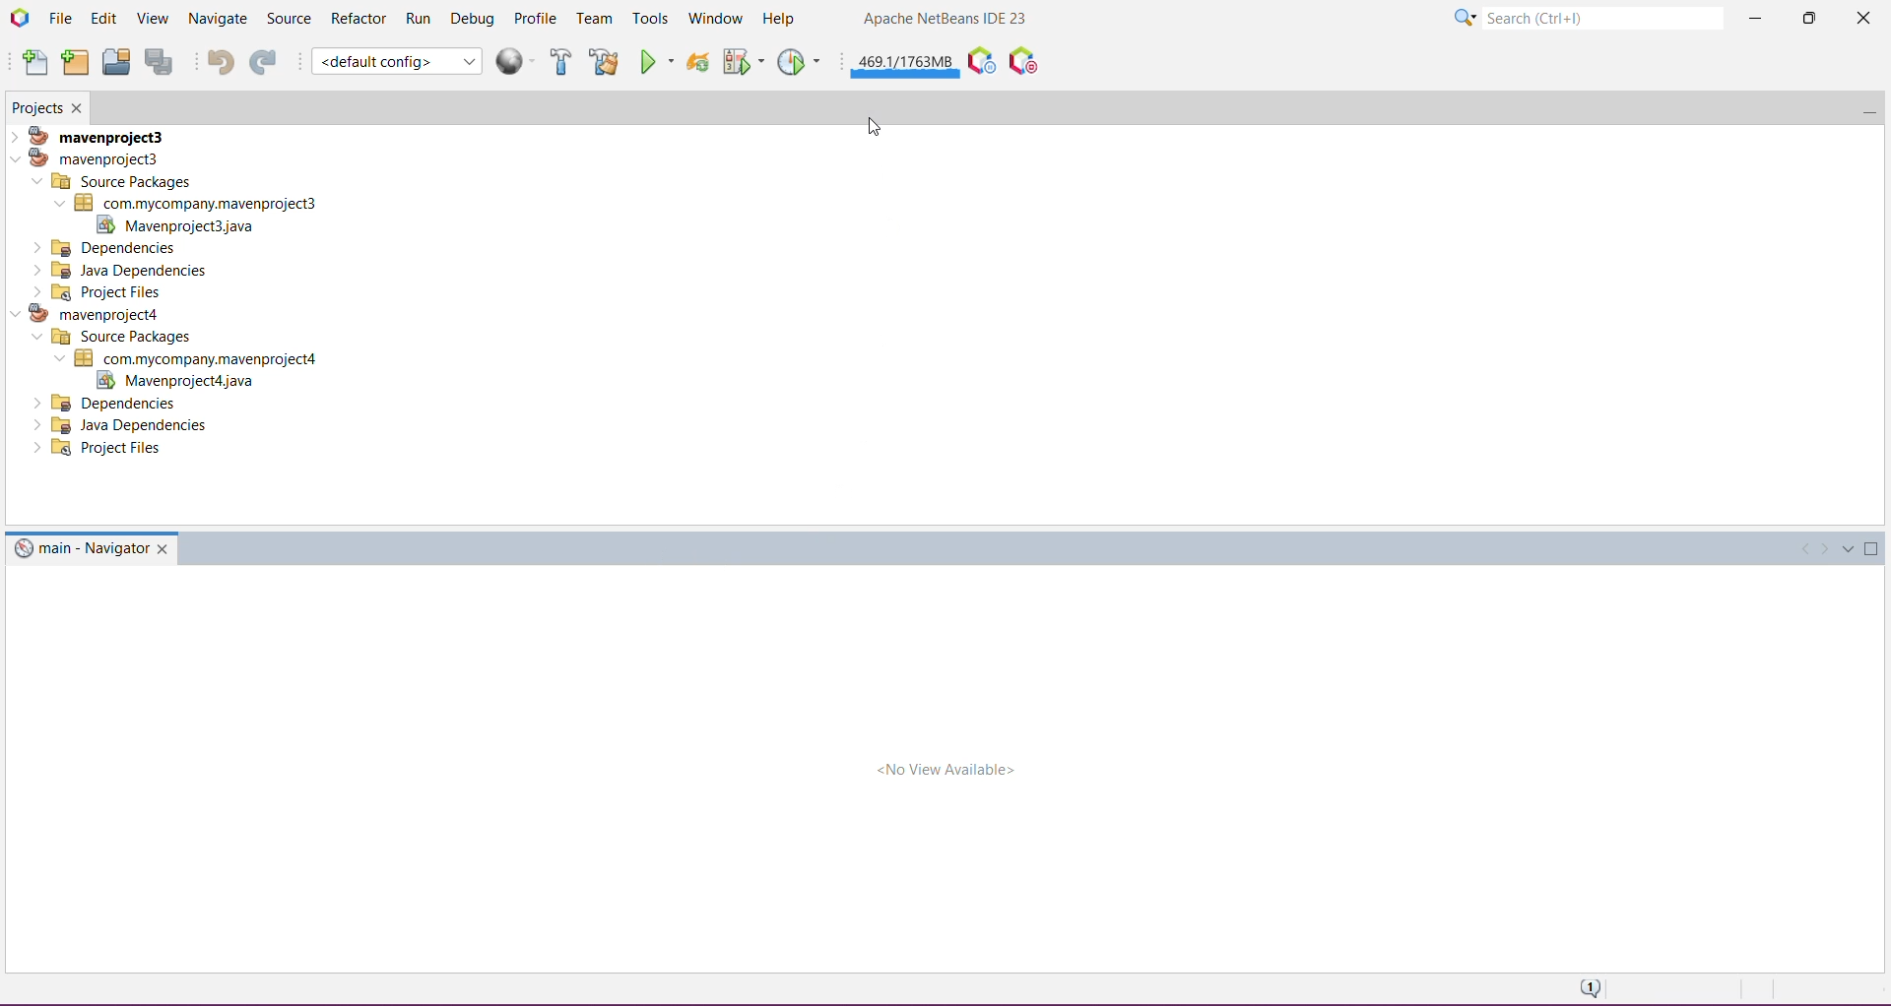 This screenshot has height=1006, width=1891. Describe the element at coordinates (185, 203) in the screenshot. I see `com.mycompany.mavenproject3` at that location.